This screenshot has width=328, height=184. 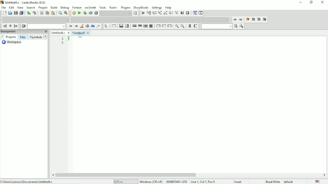 What do you see at coordinates (5, 13) in the screenshot?
I see `New file` at bounding box center [5, 13].